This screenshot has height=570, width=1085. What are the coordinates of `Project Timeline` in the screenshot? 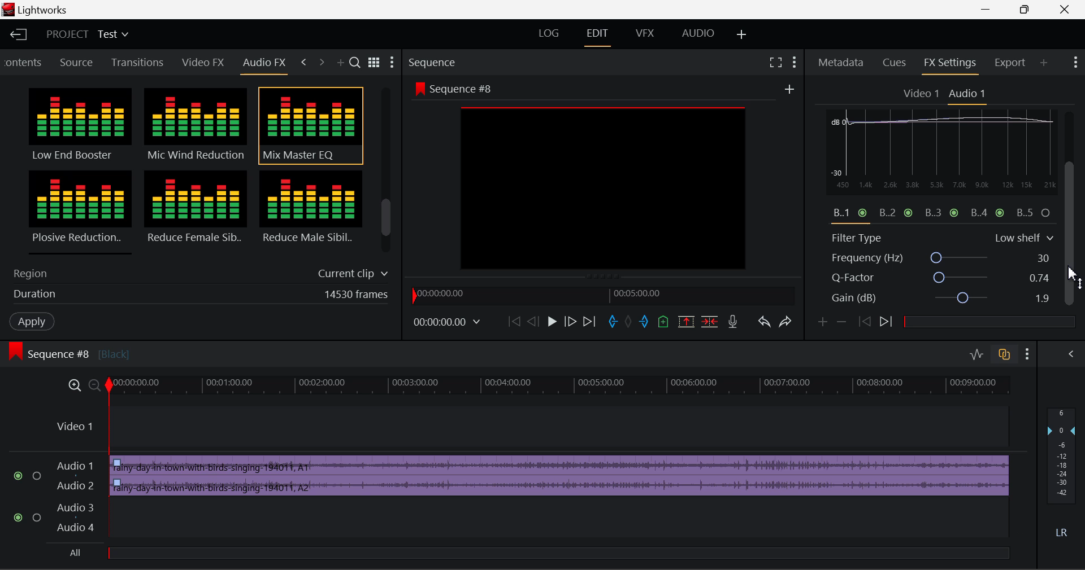 It's located at (562, 387).